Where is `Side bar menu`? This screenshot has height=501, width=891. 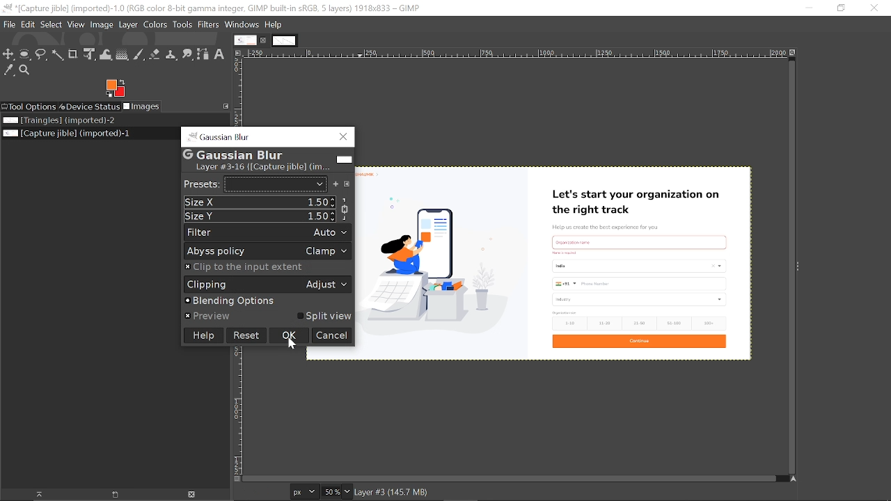 Side bar menu is located at coordinates (800, 266).